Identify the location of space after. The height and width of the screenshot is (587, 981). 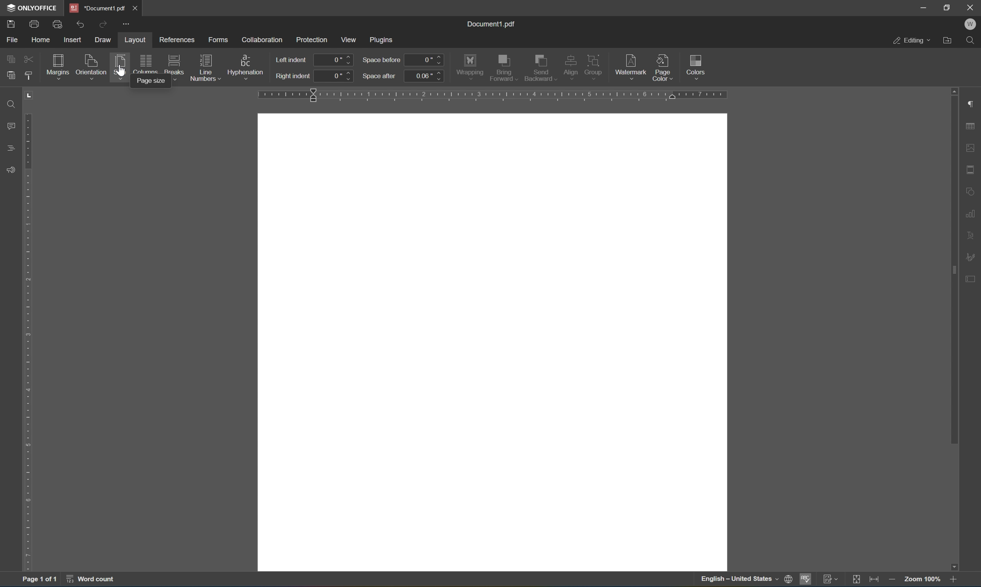
(380, 76).